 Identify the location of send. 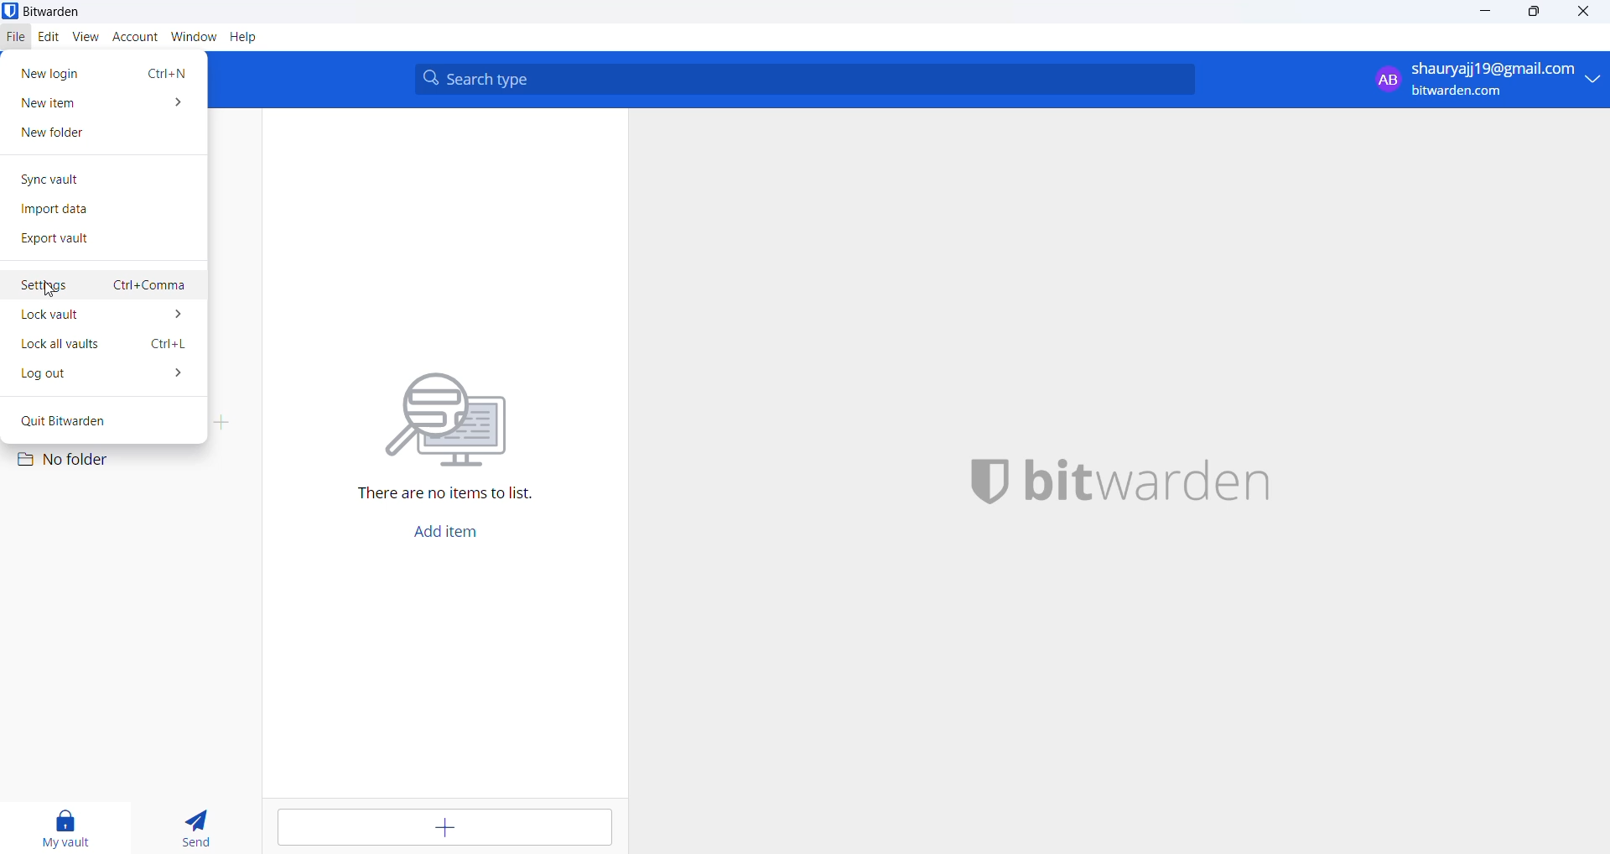
(203, 824).